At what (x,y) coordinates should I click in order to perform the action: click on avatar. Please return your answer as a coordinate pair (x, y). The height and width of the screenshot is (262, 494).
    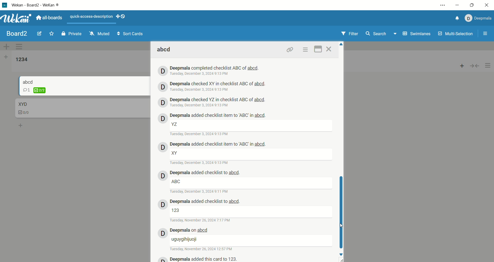
    Looking at the image, I should click on (162, 118).